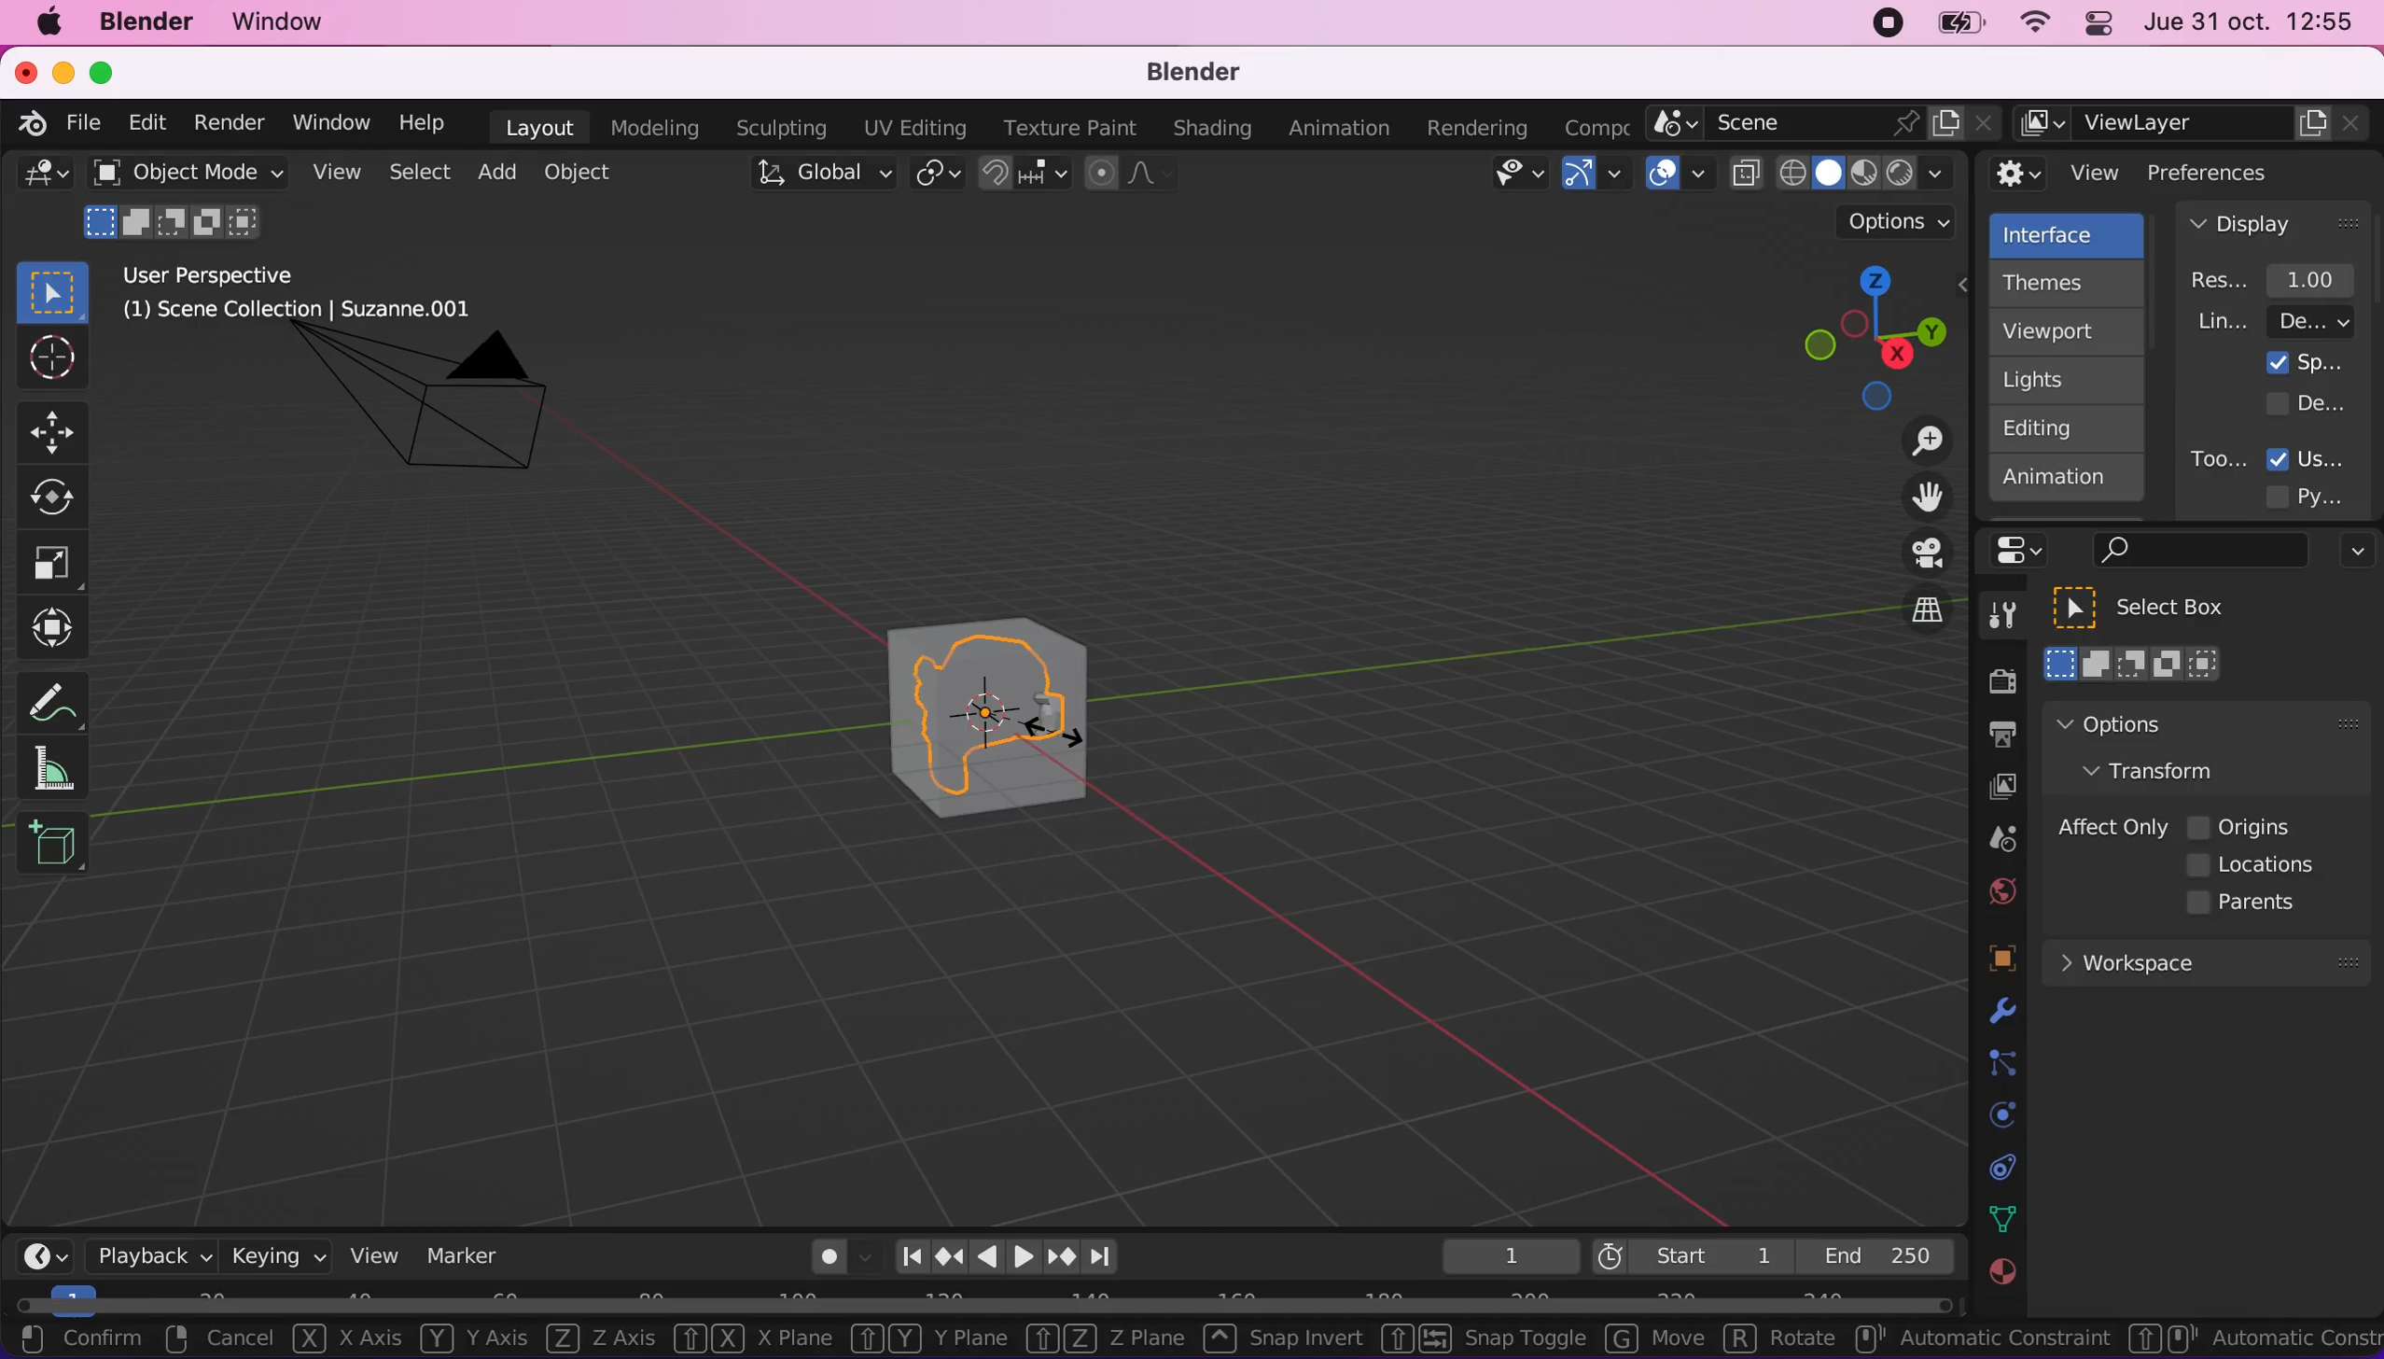 This screenshot has height=1359, width=2384. What do you see at coordinates (52, 845) in the screenshot?
I see `add cube` at bounding box center [52, 845].